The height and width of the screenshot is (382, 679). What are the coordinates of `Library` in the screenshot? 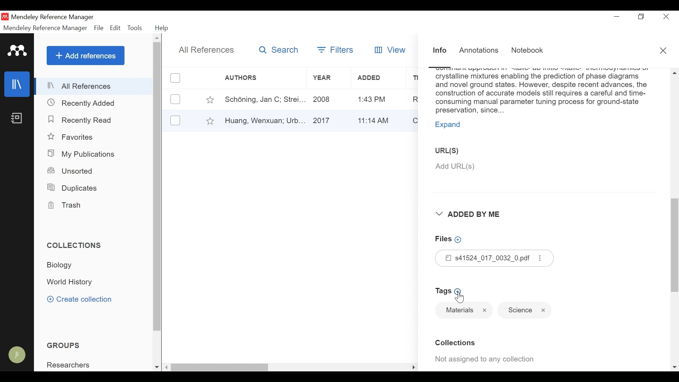 It's located at (17, 84).